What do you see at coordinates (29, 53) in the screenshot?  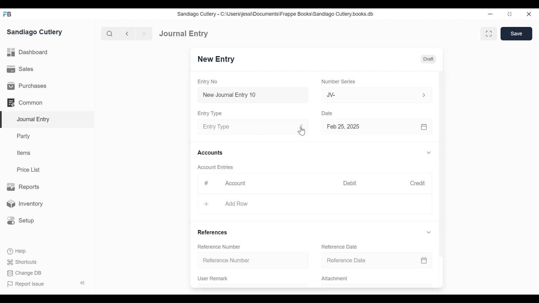 I see `Dashboard` at bounding box center [29, 53].